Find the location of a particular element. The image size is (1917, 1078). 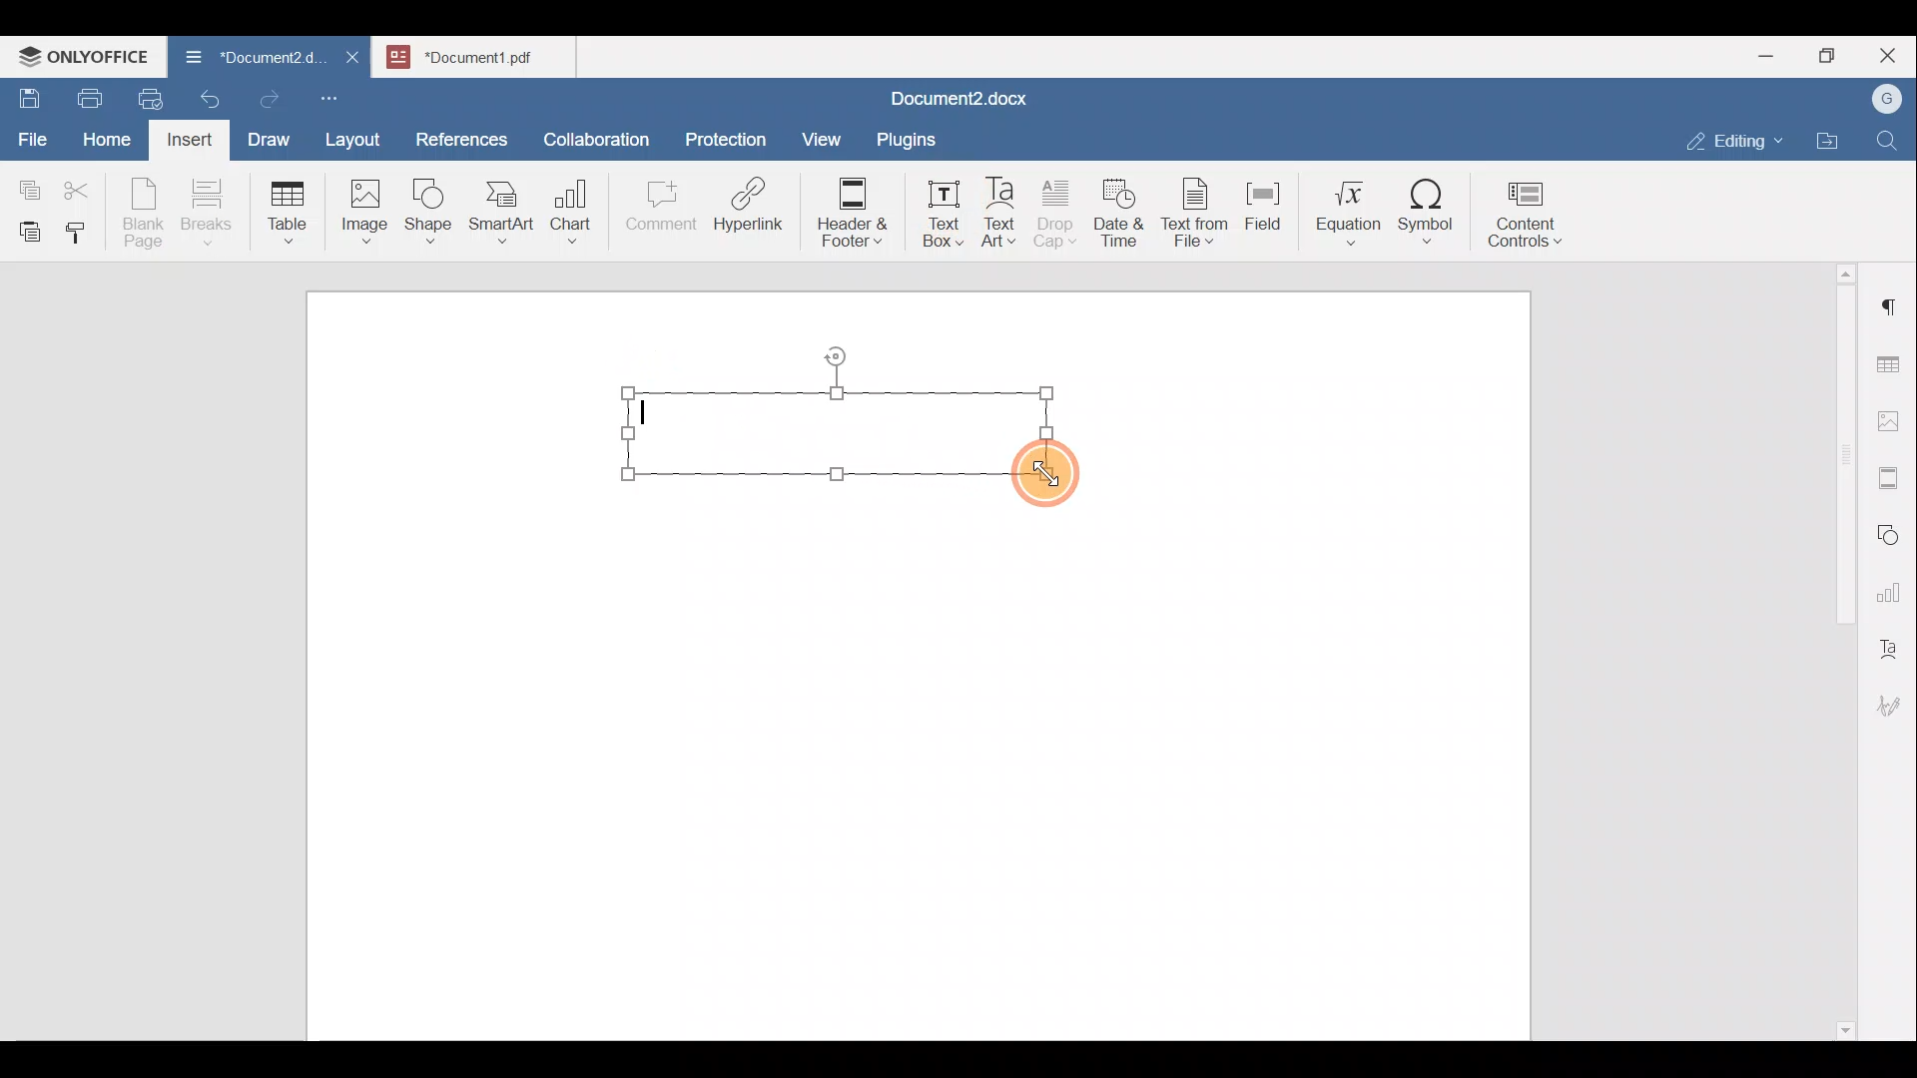

Text from file is located at coordinates (1198, 211).